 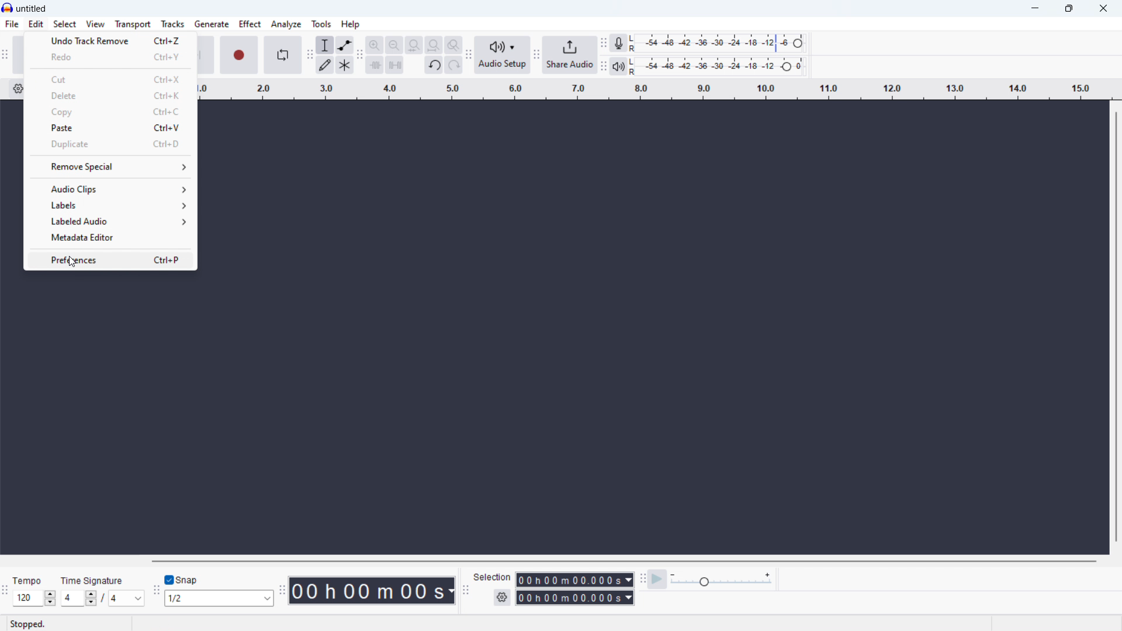 I want to click on zoom in, so click(x=374, y=45).